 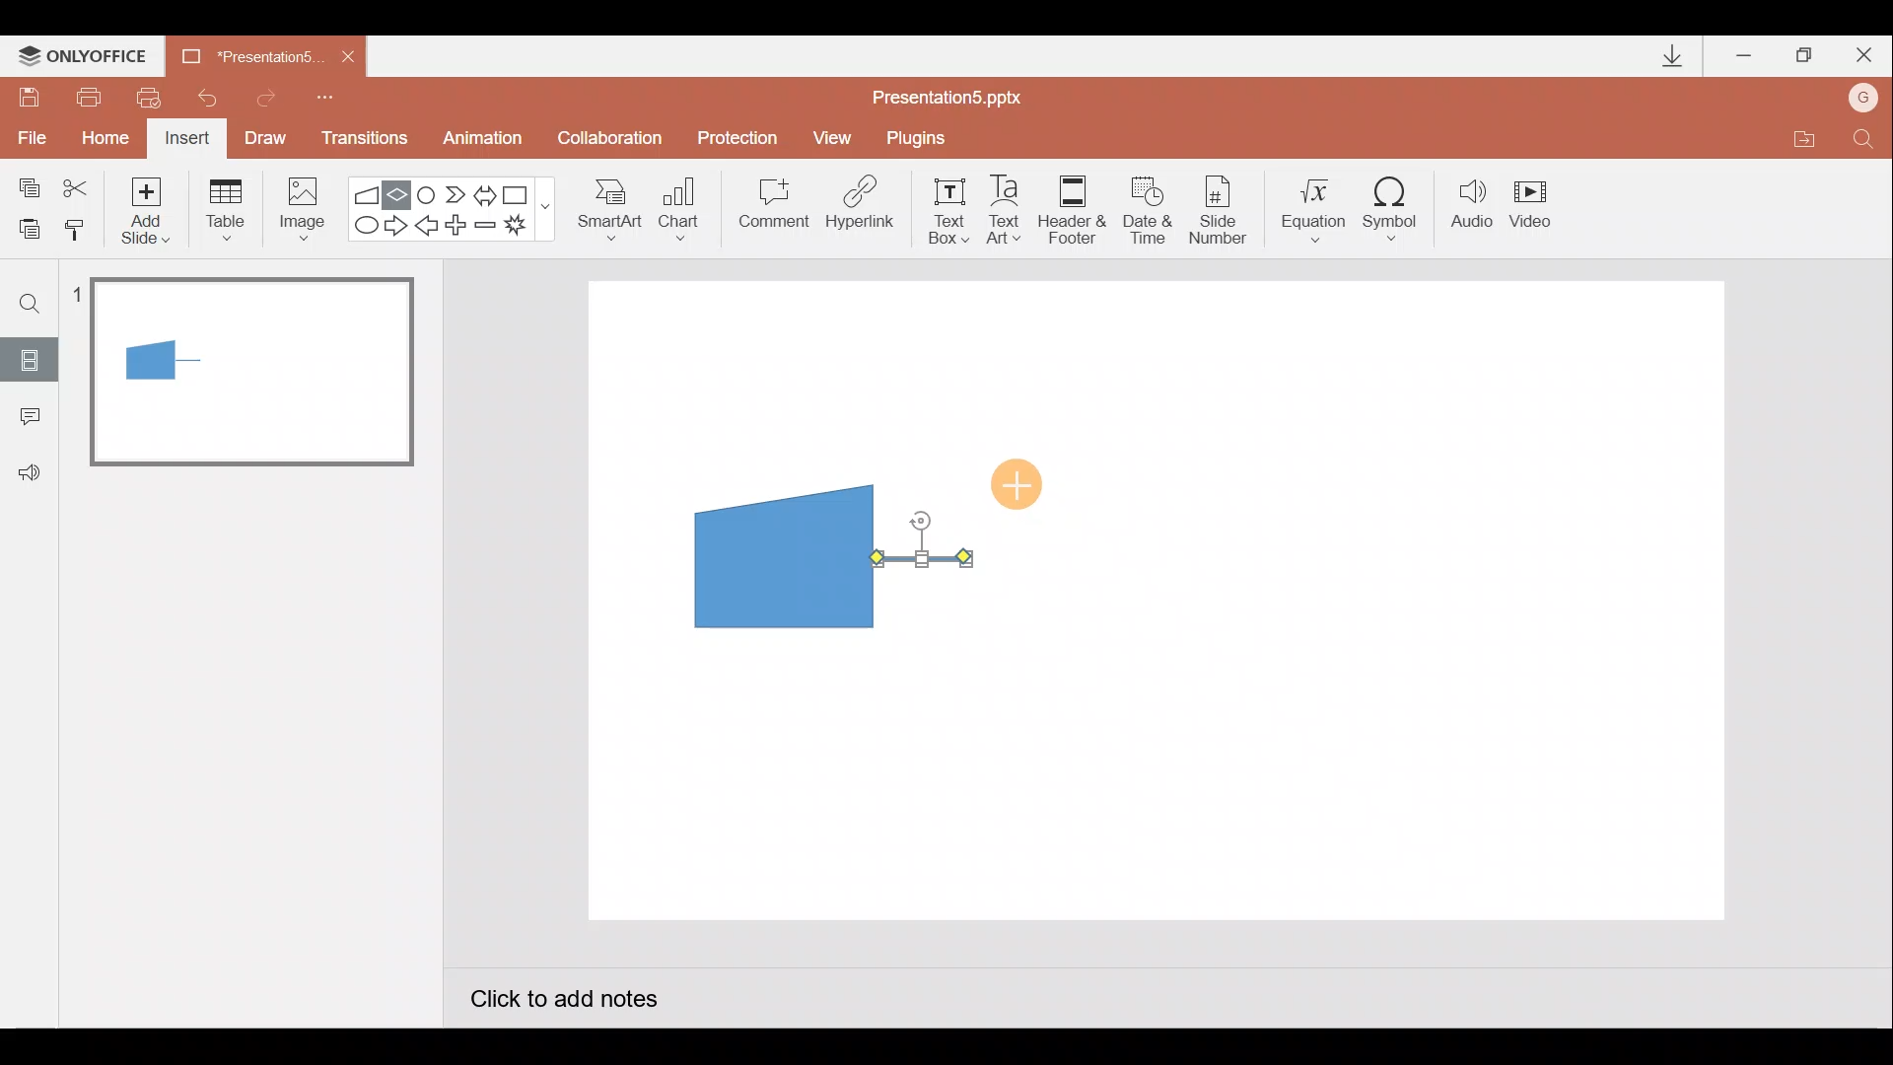 What do you see at coordinates (266, 136) in the screenshot?
I see `Draw` at bounding box center [266, 136].